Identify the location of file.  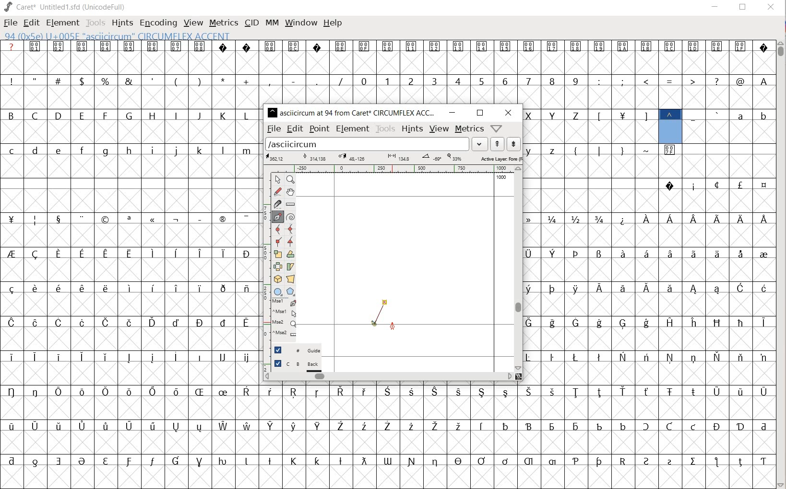
(274, 129).